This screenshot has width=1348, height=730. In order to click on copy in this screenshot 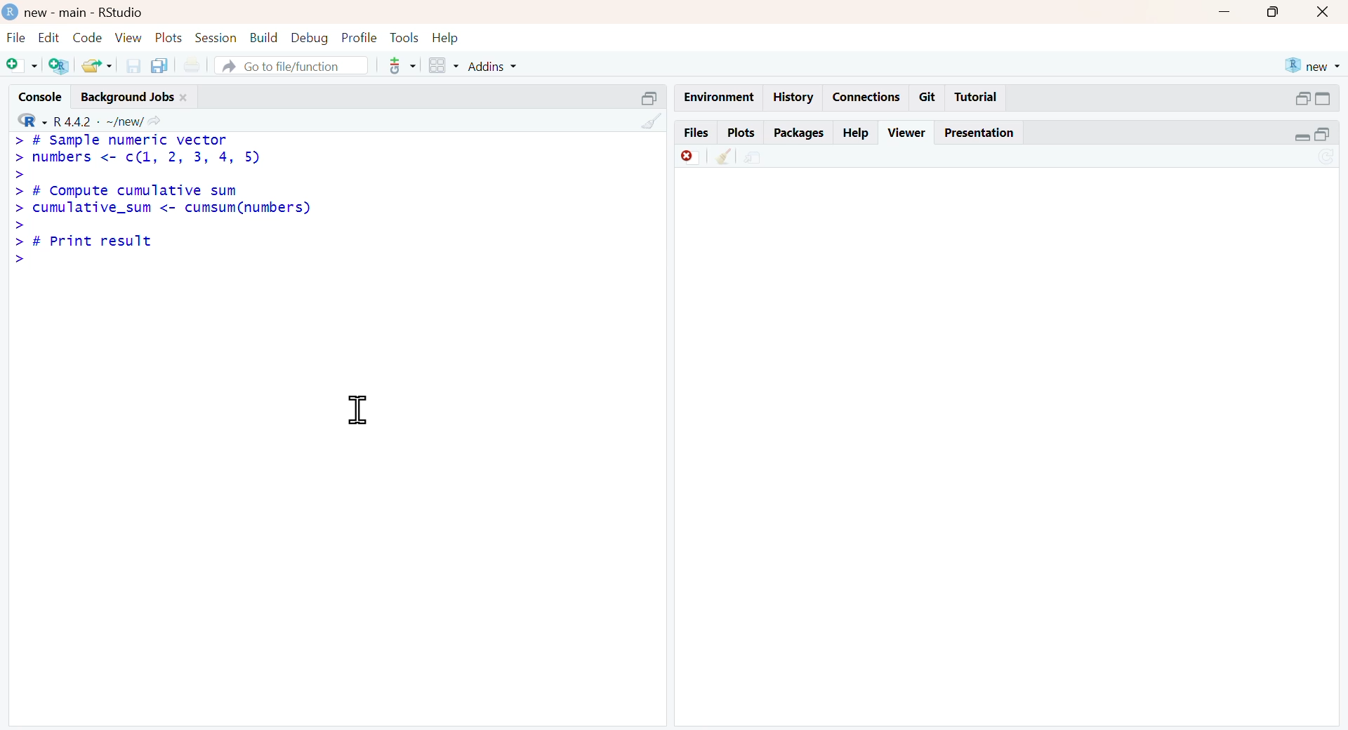, I will do `click(159, 65)`.